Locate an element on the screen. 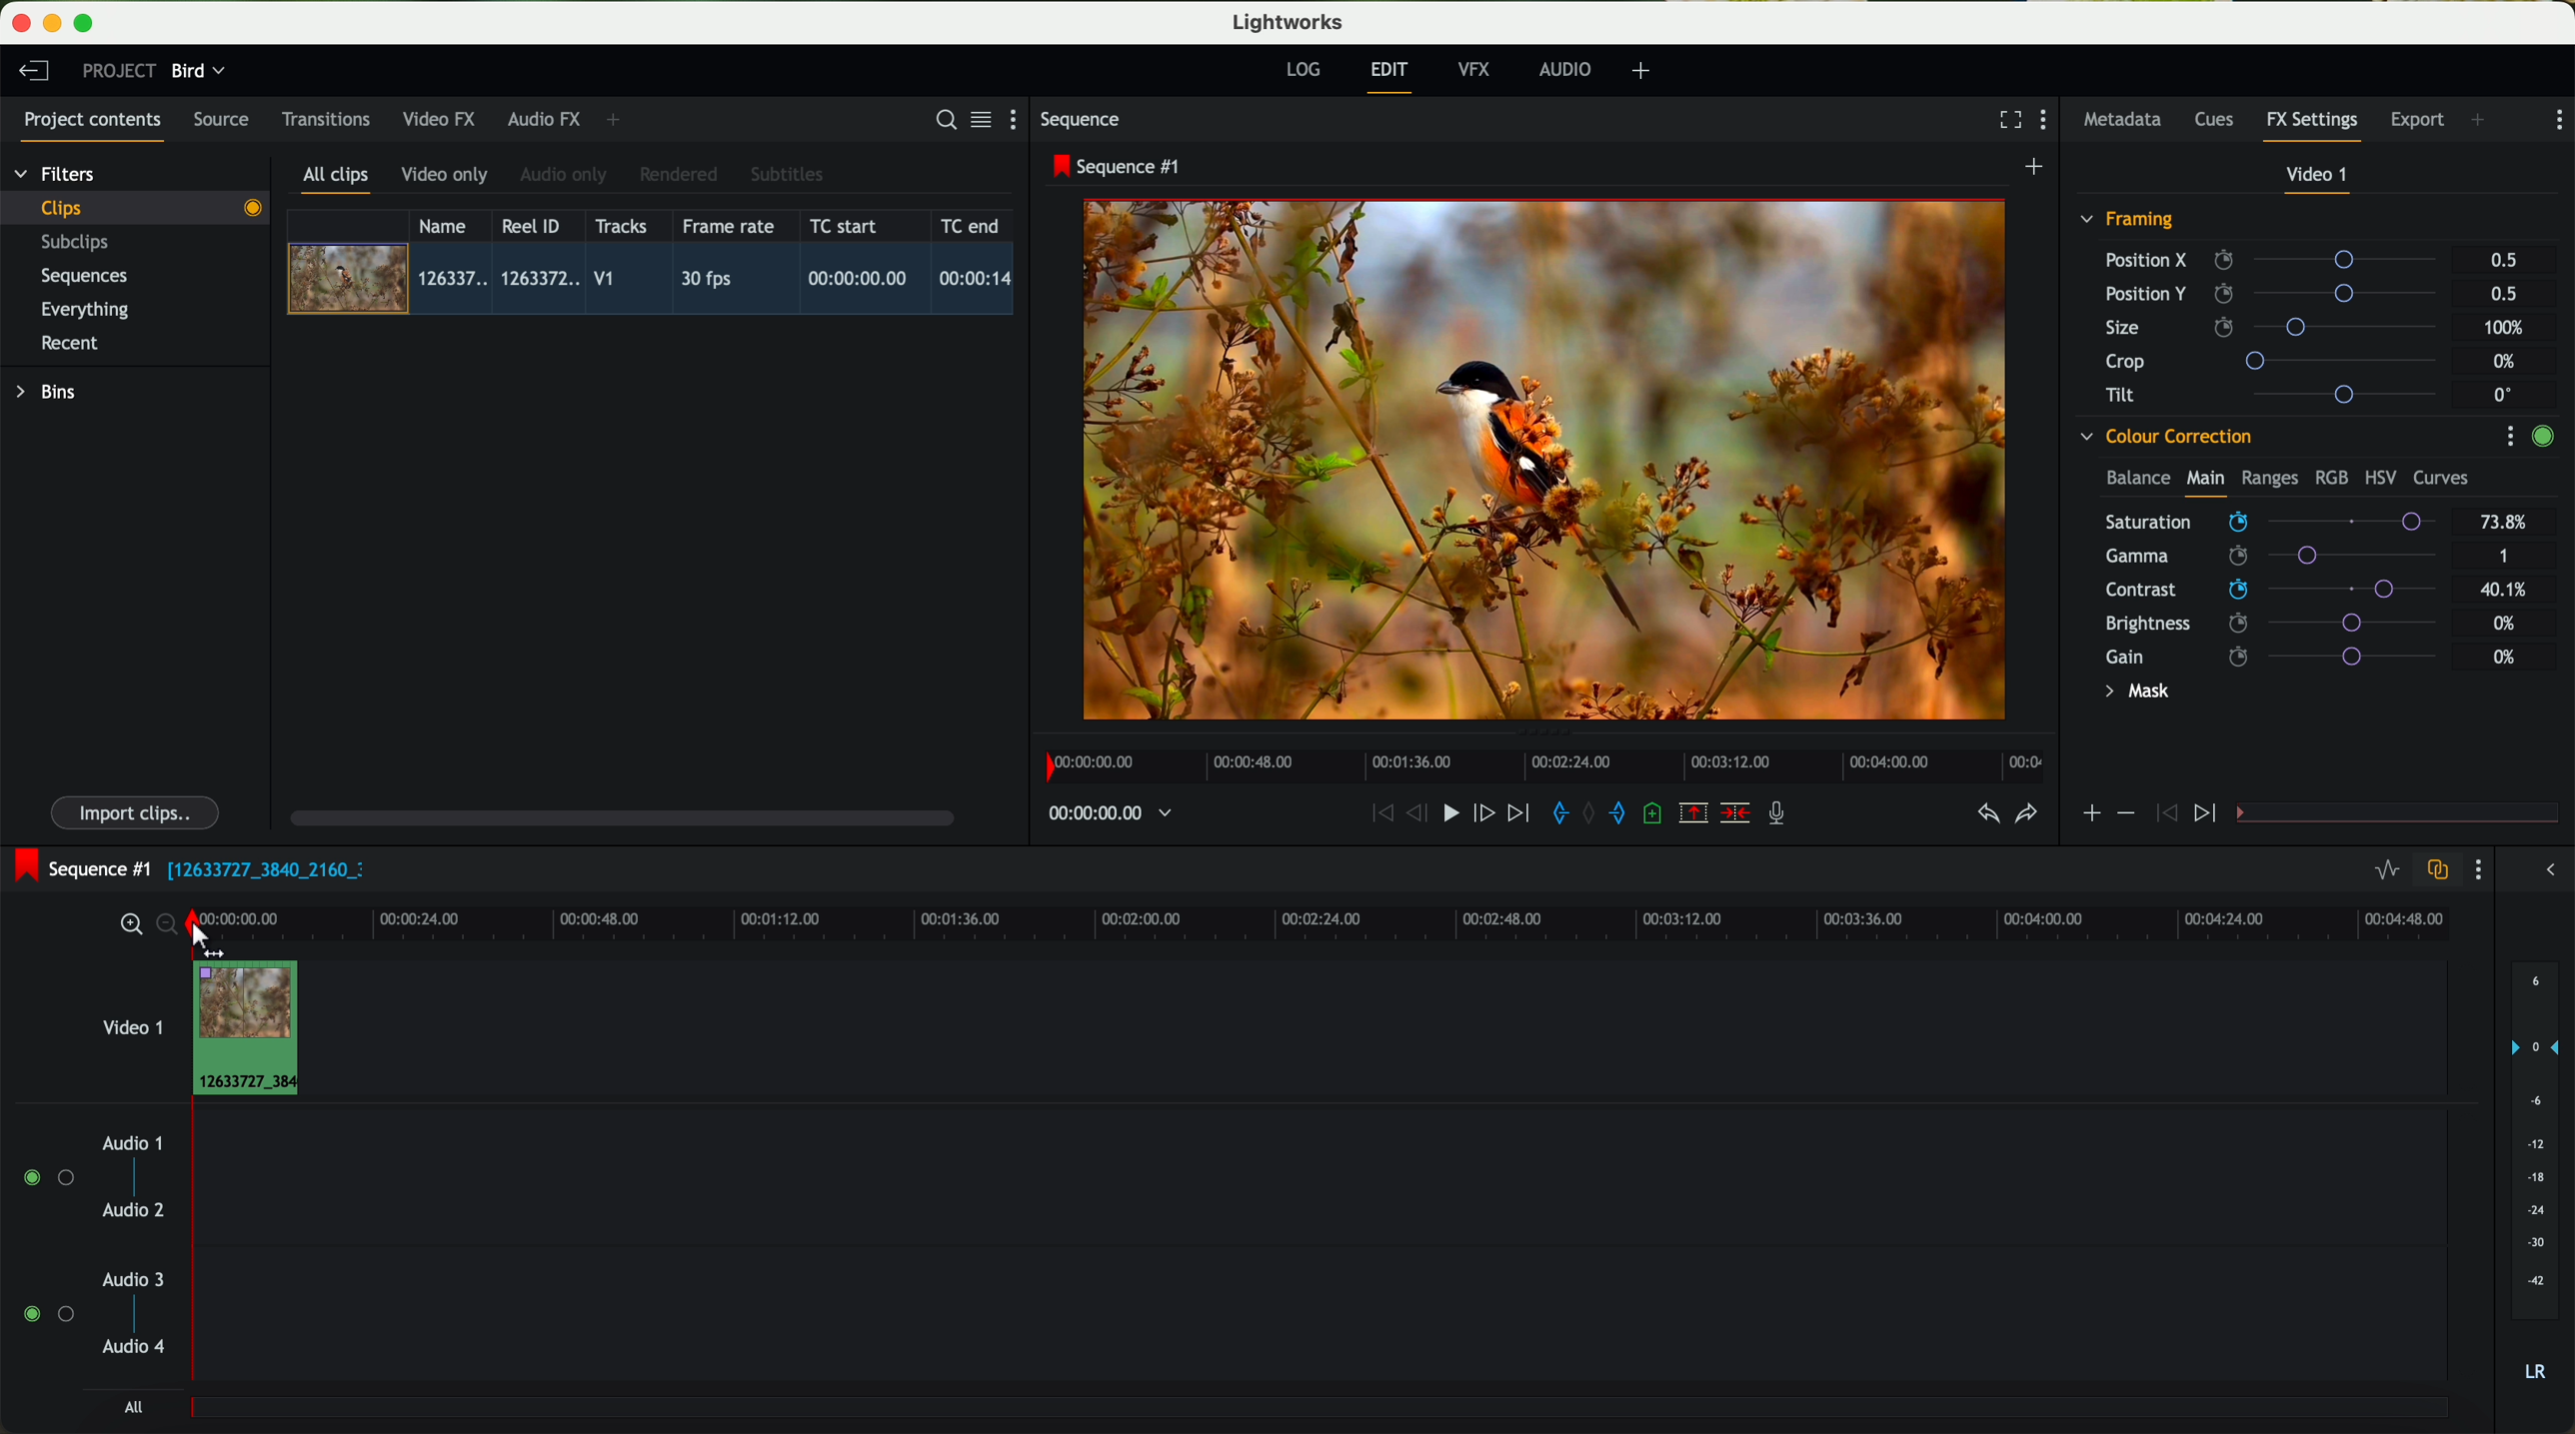  0% is located at coordinates (2507, 362).